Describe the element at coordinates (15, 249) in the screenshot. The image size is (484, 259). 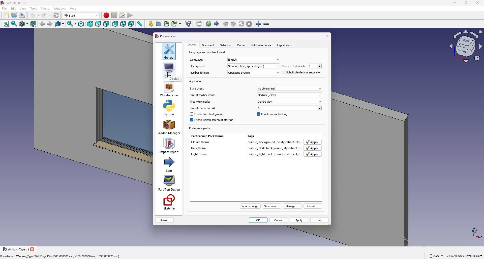
I see `Window _Type : 1` at that location.